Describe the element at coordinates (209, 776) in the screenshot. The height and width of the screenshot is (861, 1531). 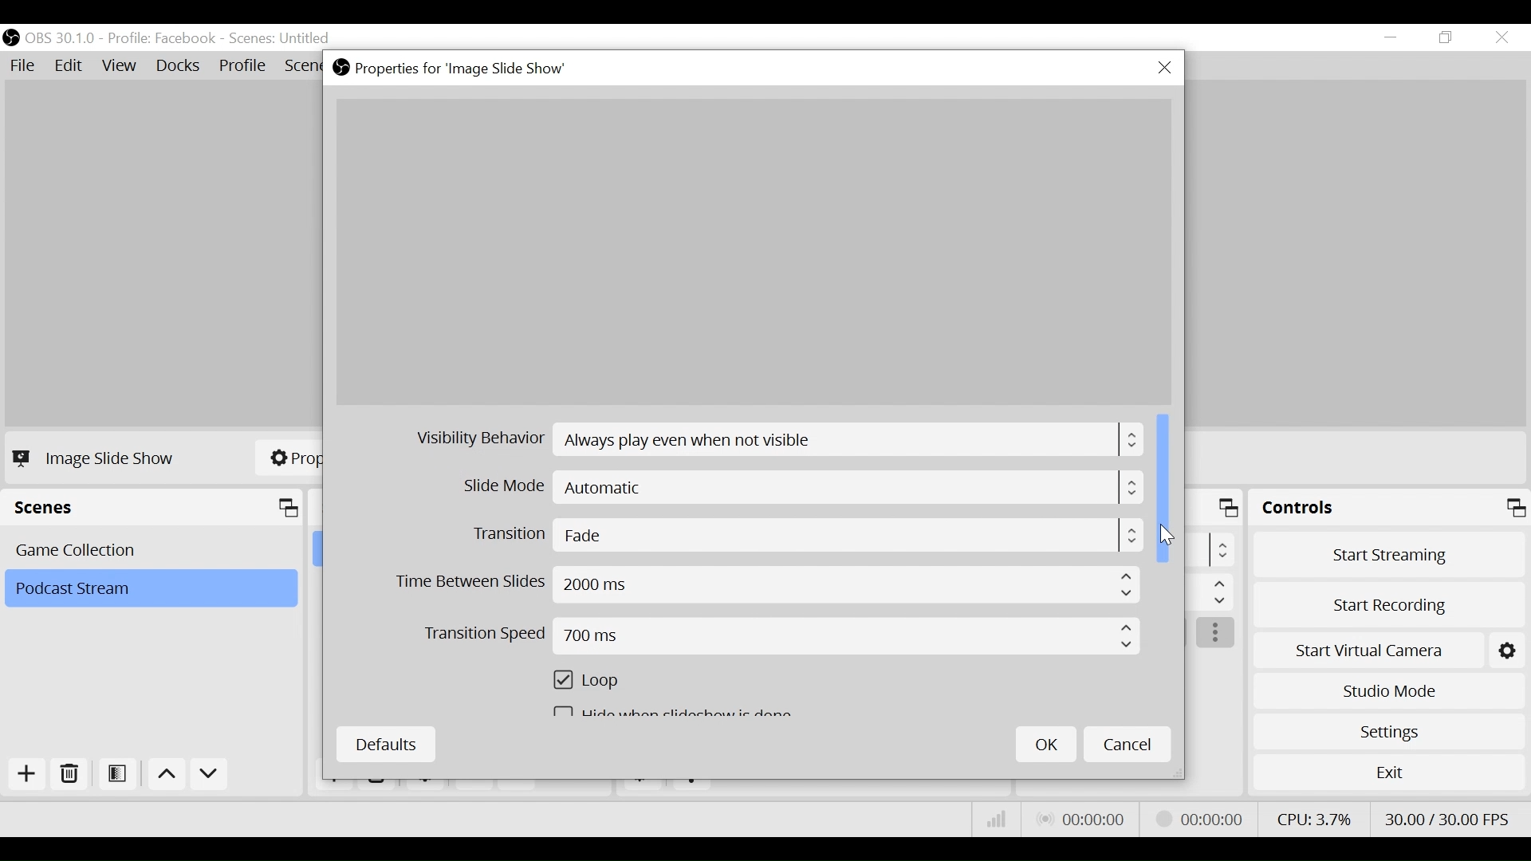
I see `Move Down` at that location.